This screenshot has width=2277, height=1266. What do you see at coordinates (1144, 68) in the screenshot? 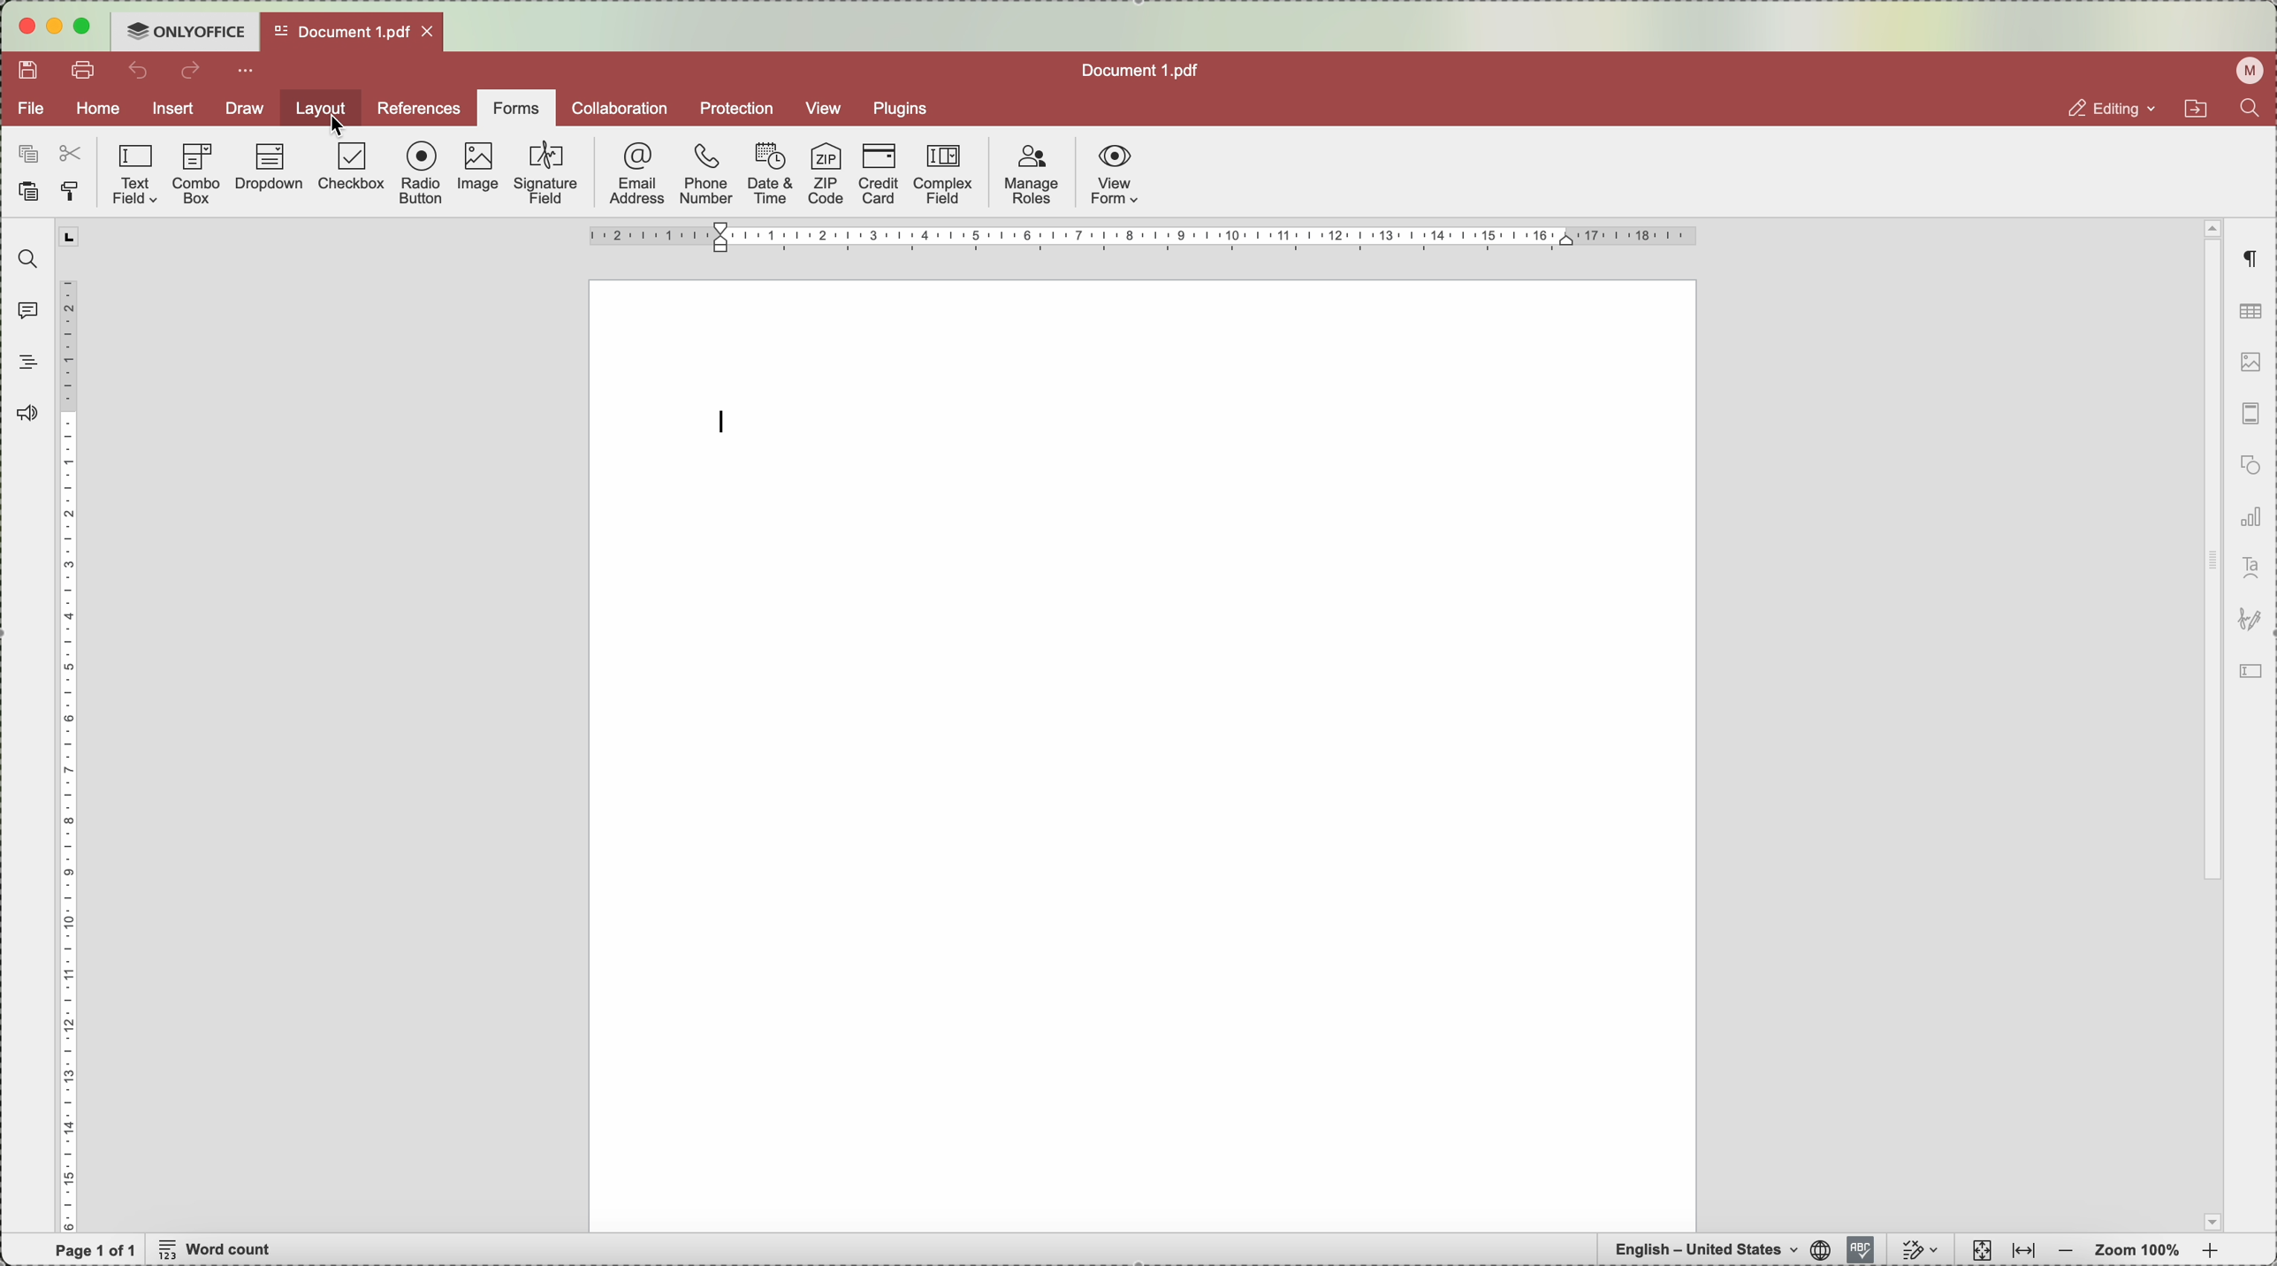
I see `file name` at bounding box center [1144, 68].